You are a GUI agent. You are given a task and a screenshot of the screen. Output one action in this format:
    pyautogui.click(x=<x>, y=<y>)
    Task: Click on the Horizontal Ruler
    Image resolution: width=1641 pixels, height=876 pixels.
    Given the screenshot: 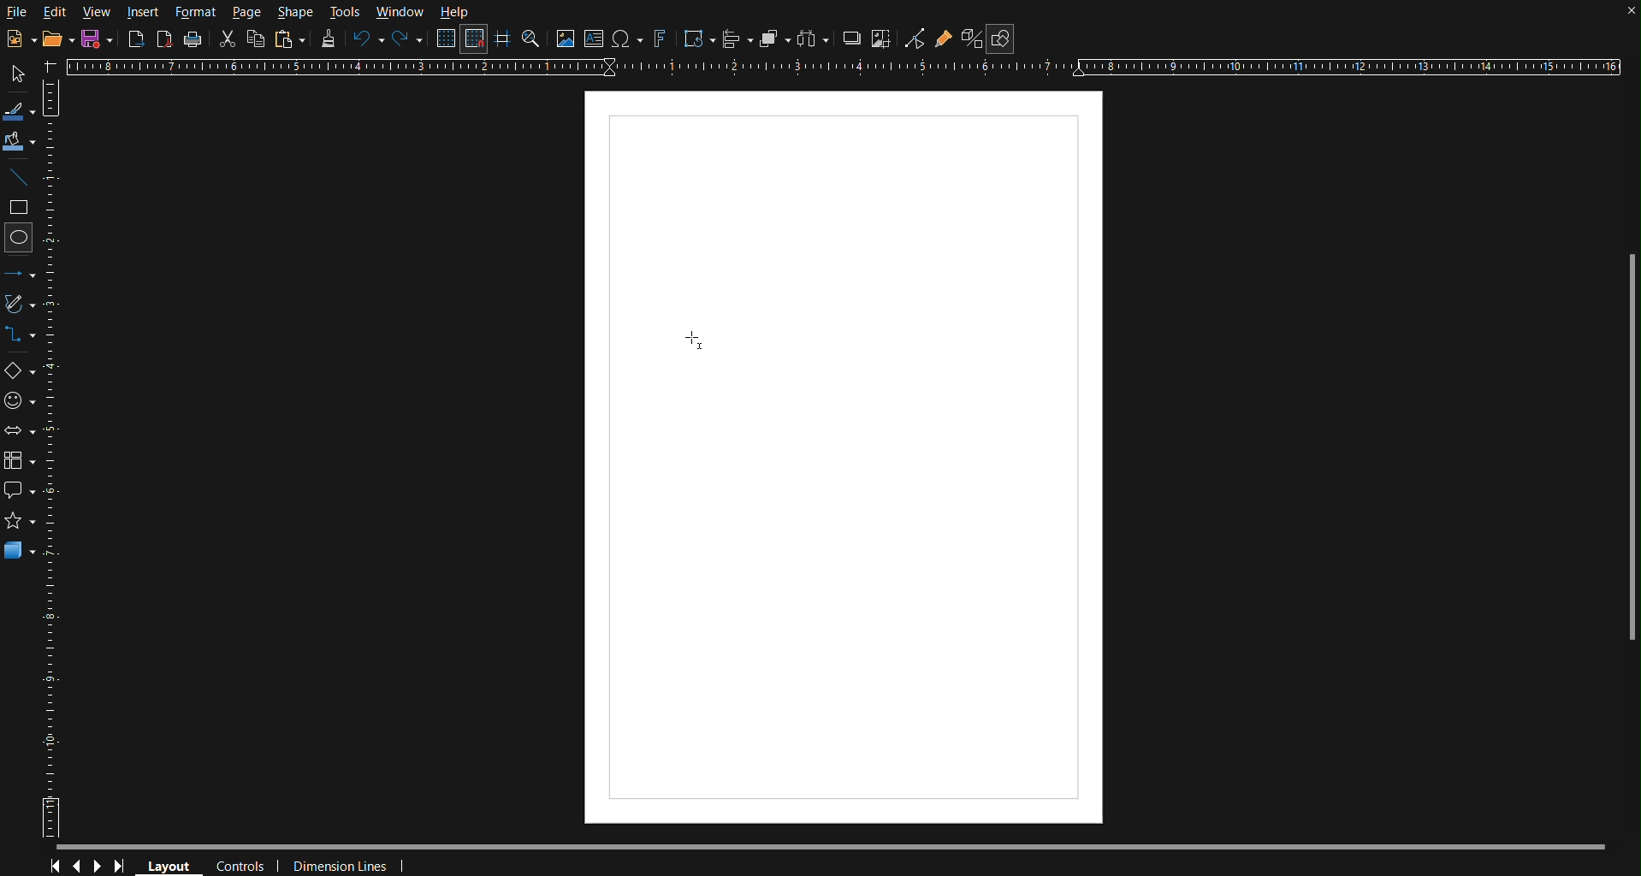 What is the action you would take?
    pyautogui.click(x=851, y=68)
    